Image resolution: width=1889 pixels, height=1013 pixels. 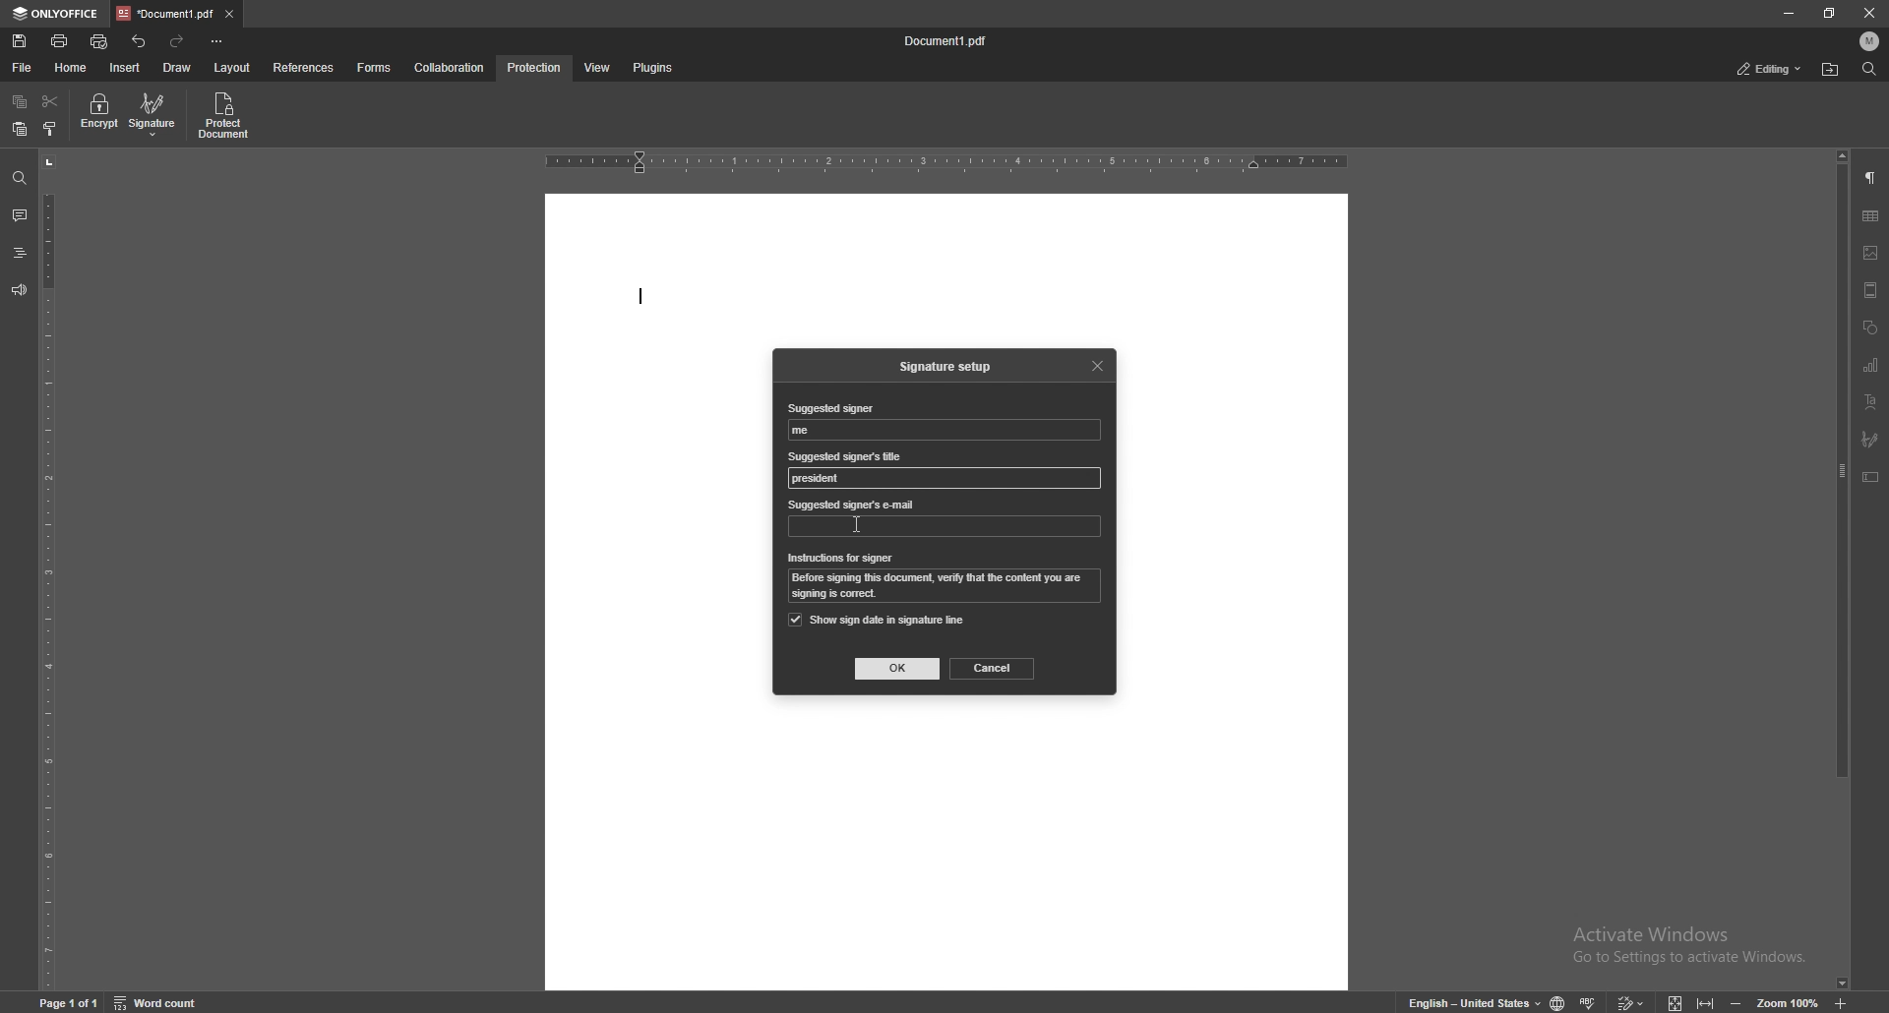 I want to click on signature, so click(x=1870, y=440).